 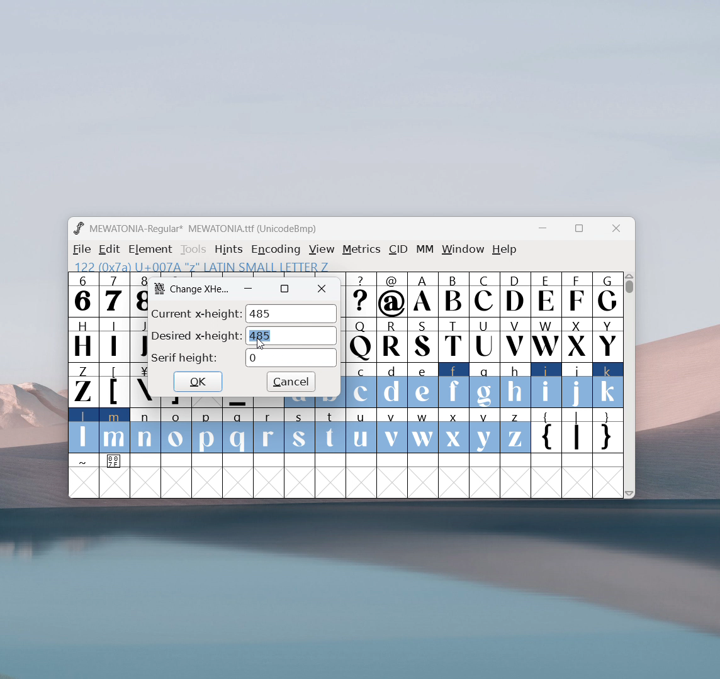 I want to click on 7, so click(x=113, y=294).